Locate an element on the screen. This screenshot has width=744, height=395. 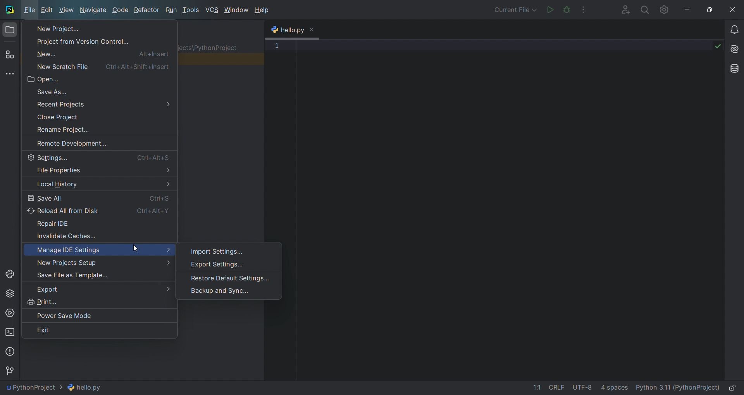
exit is located at coordinates (99, 332).